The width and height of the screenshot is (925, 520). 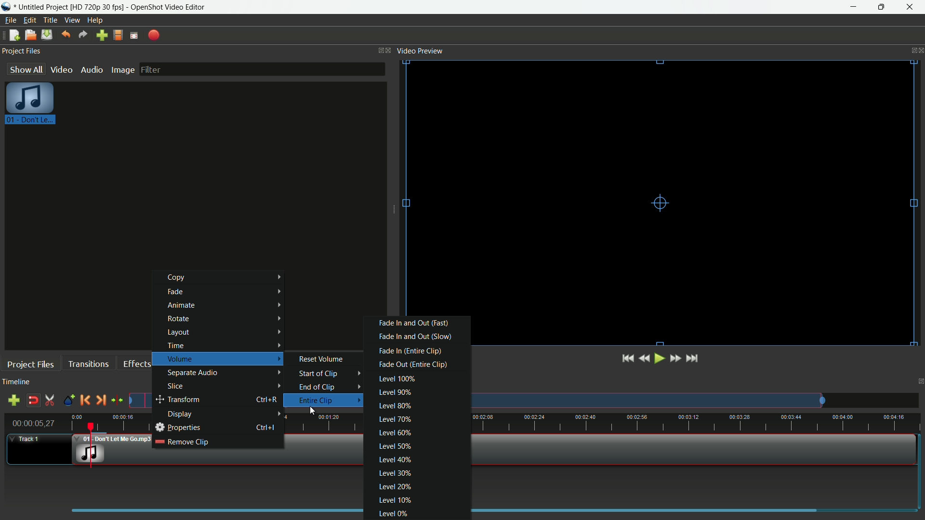 What do you see at coordinates (395, 500) in the screenshot?
I see `level 10%` at bounding box center [395, 500].